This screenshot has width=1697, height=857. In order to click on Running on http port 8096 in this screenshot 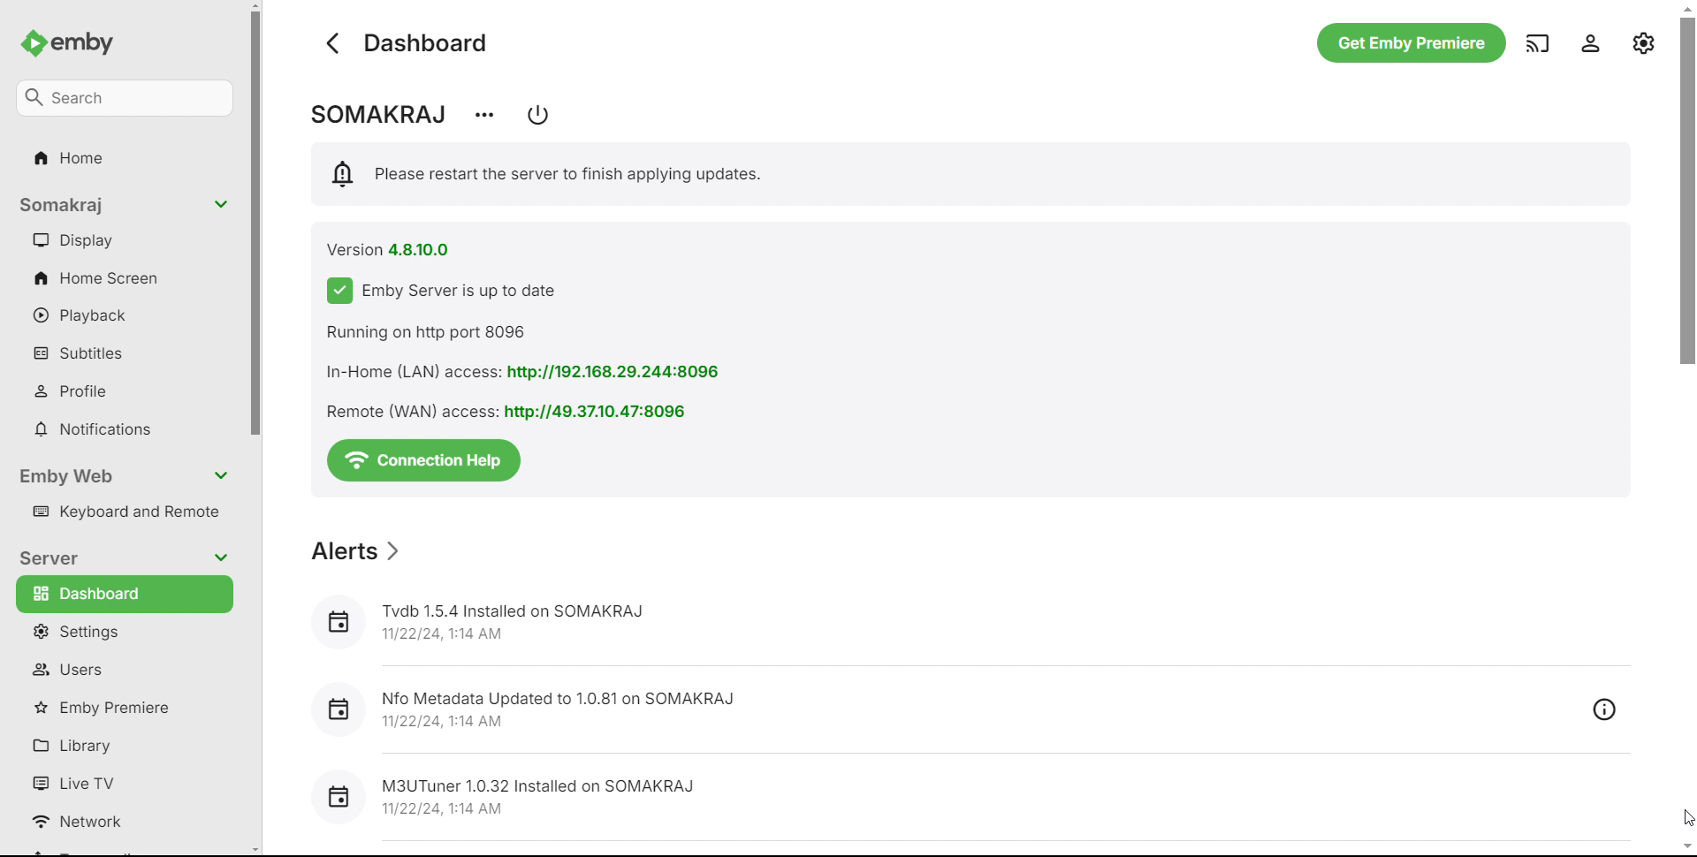, I will do `click(426, 330)`.